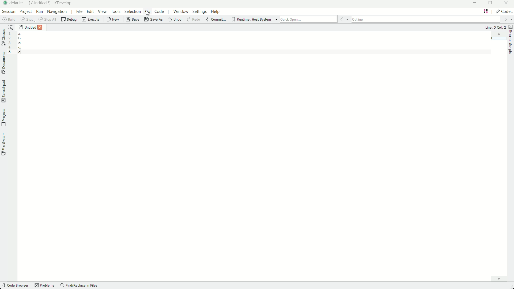  Describe the element at coordinates (21, 27) in the screenshot. I see `save icon` at that location.